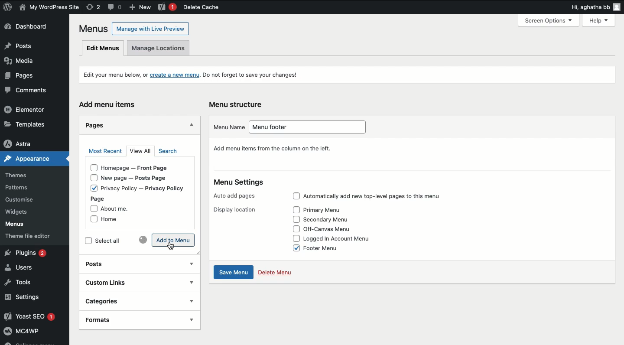 The height and width of the screenshot is (345, 624). I want to click on cursor, so click(175, 247).